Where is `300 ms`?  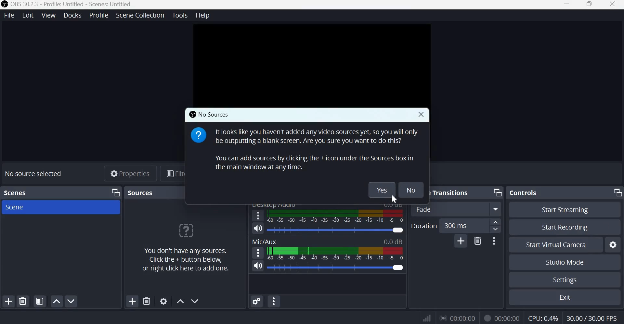
300 ms is located at coordinates (464, 225).